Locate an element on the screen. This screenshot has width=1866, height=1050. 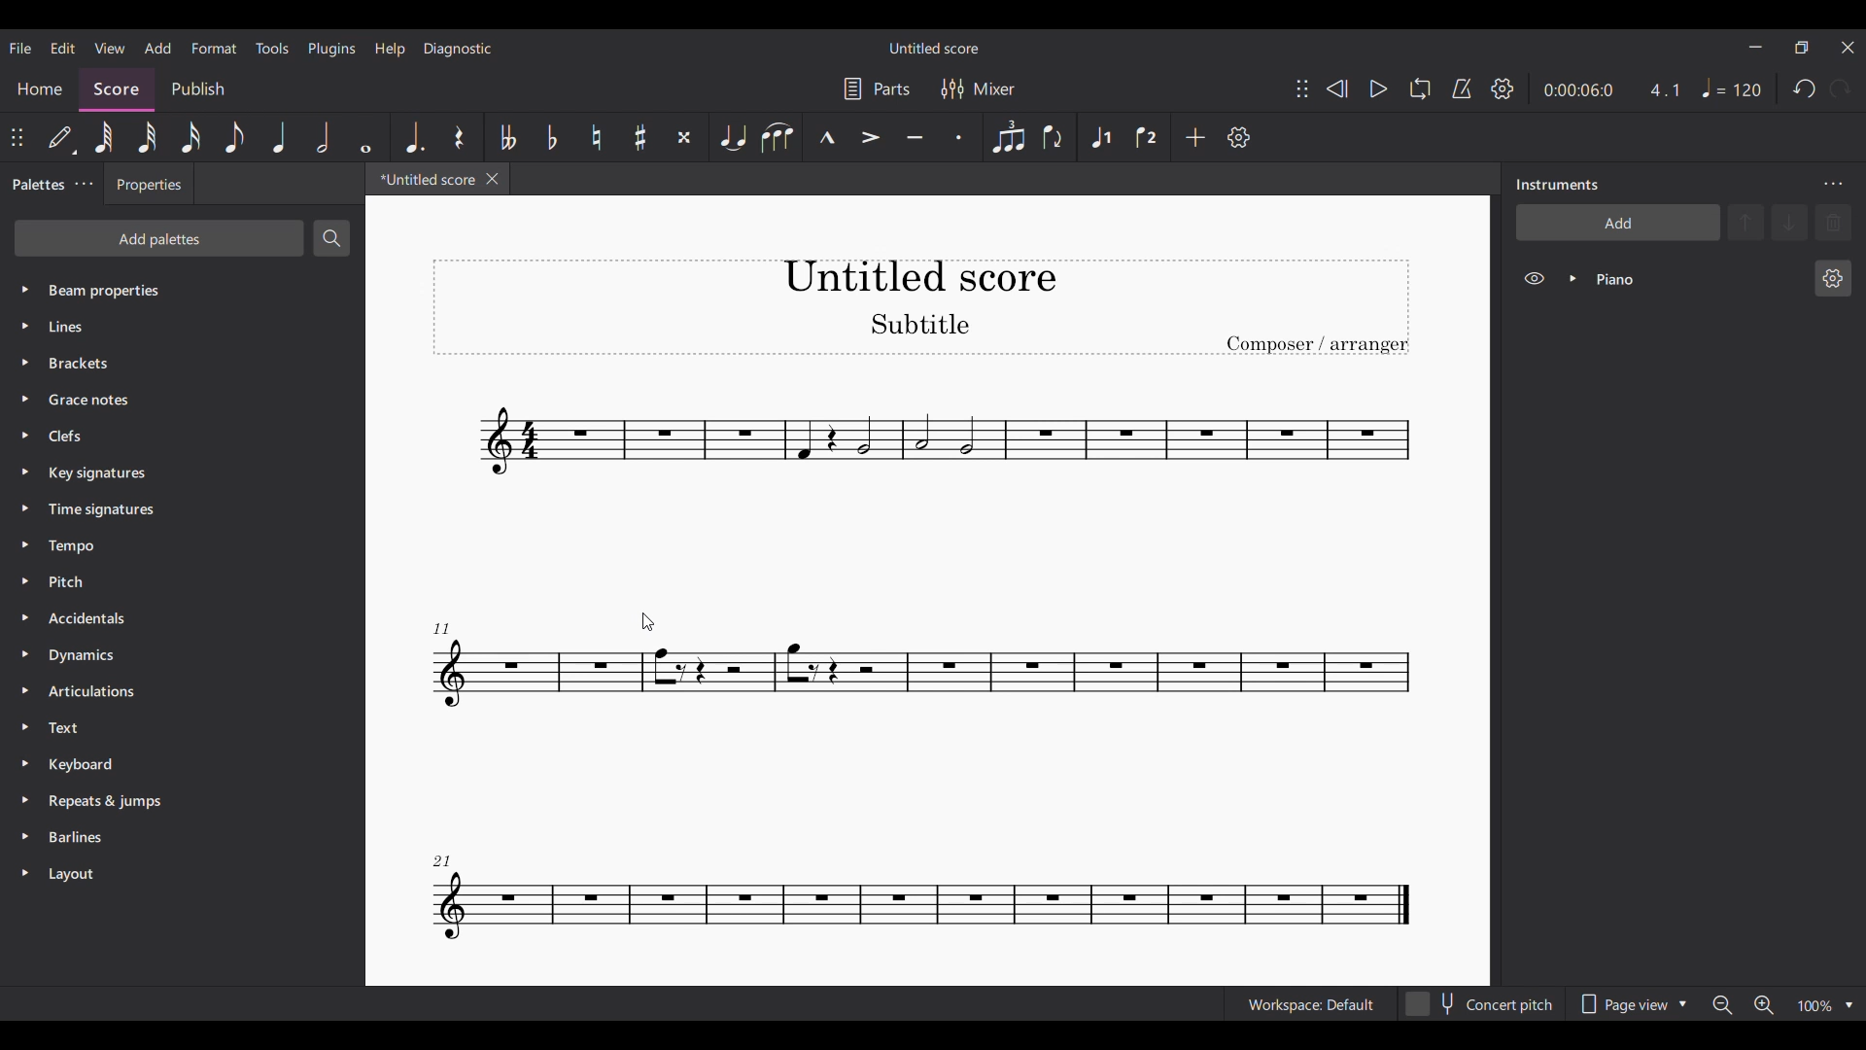
Brackets is located at coordinates (175, 359).